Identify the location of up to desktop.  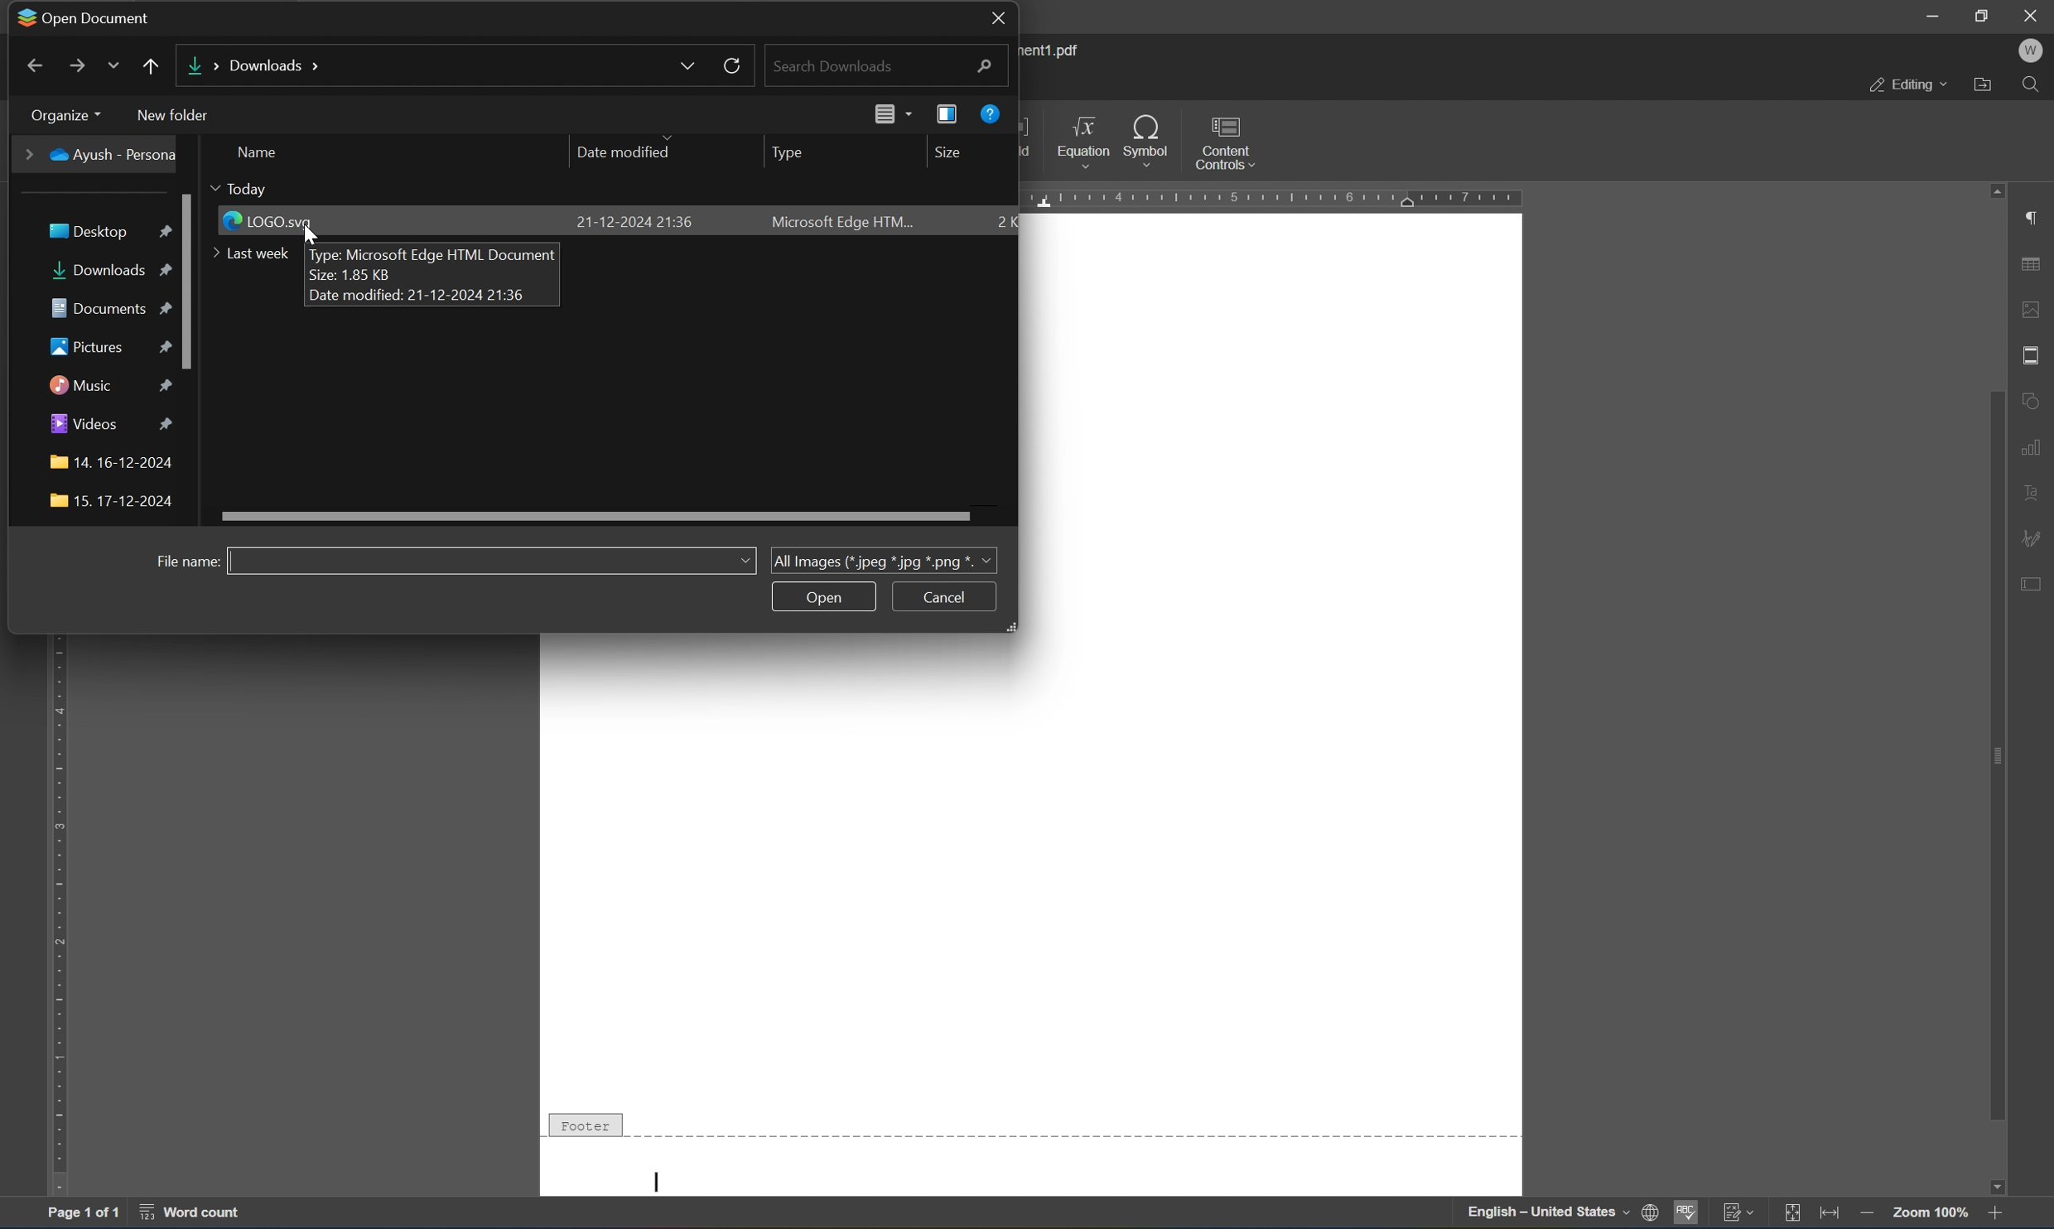
(173, 66).